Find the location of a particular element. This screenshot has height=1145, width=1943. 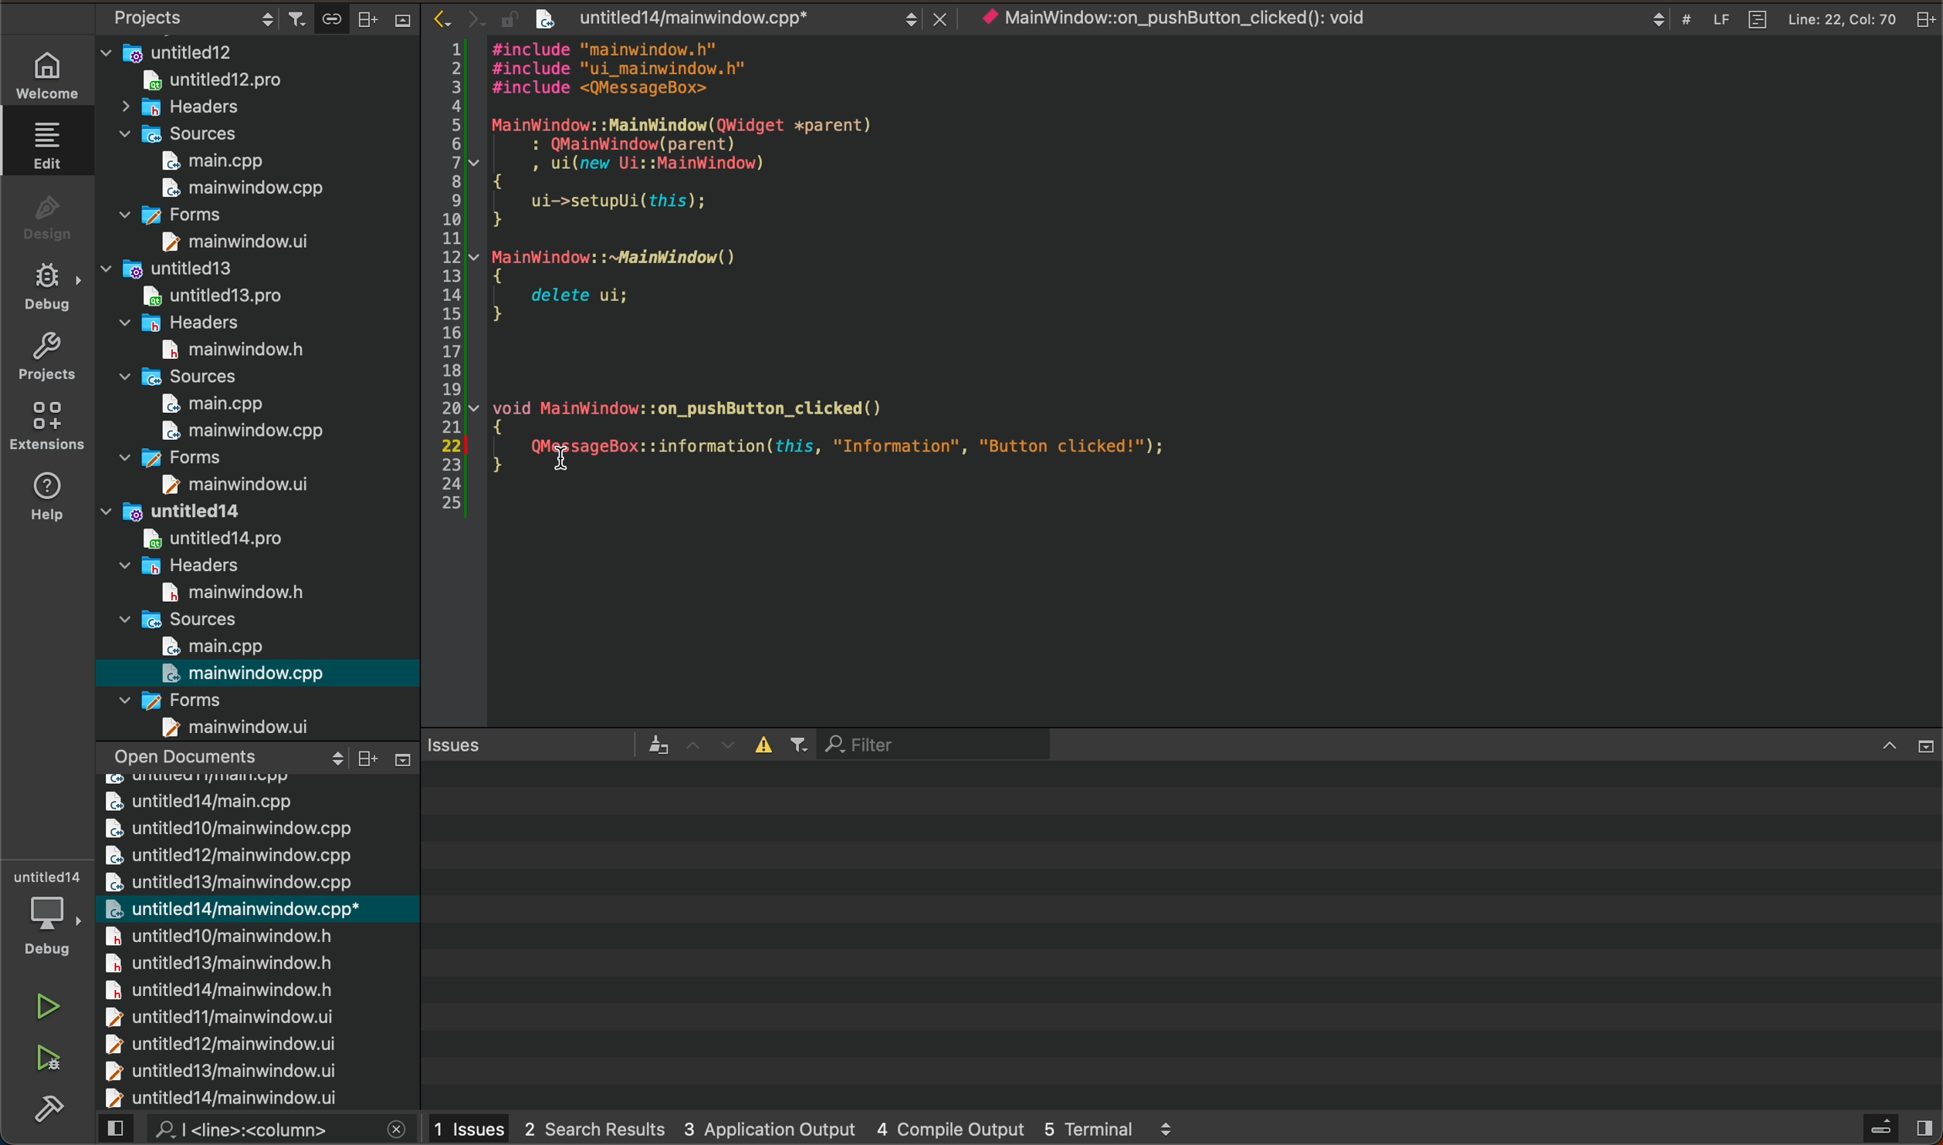

object is located at coordinates (1199, 18).